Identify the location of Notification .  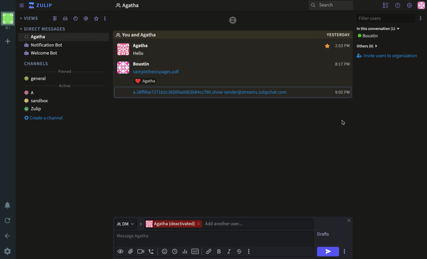
(9, 205).